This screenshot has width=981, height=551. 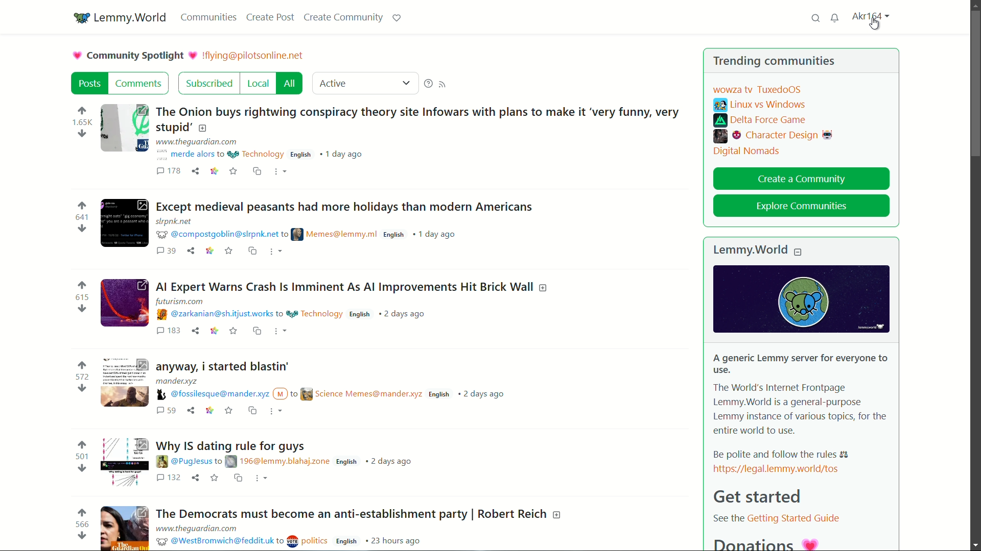 What do you see at coordinates (125, 527) in the screenshot?
I see `image` at bounding box center [125, 527].